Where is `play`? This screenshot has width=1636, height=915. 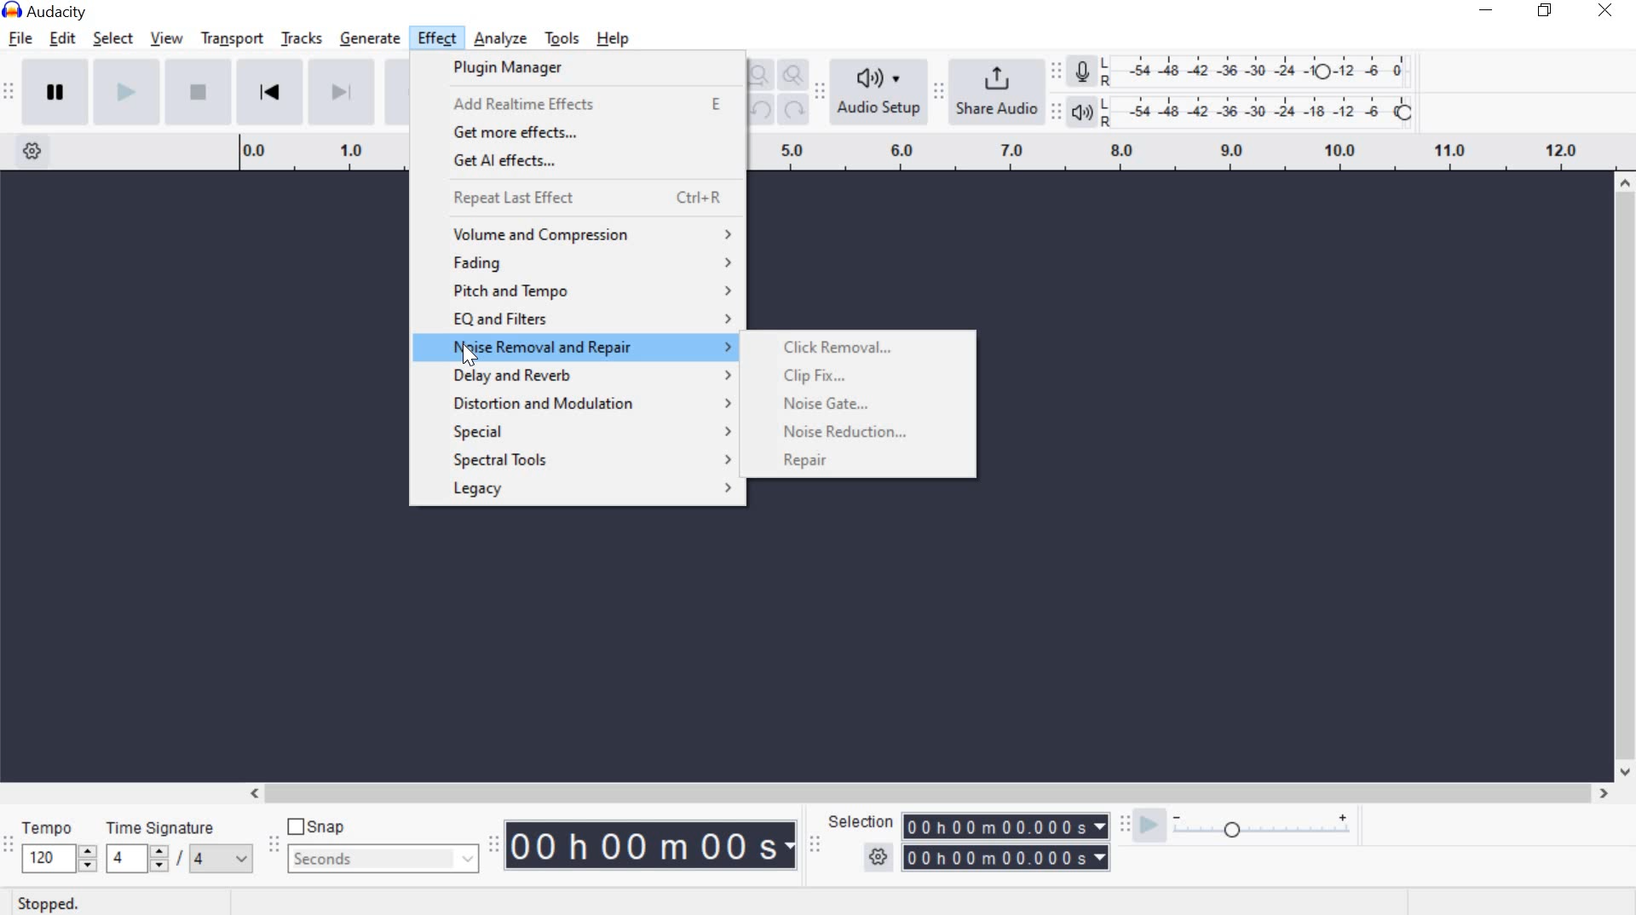
play is located at coordinates (124, 94).